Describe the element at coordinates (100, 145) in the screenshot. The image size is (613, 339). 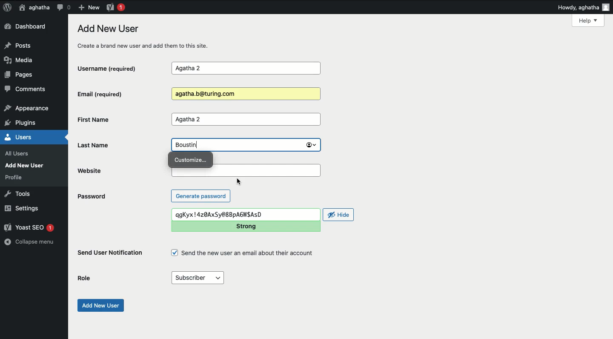
I see `Last name` at that location.